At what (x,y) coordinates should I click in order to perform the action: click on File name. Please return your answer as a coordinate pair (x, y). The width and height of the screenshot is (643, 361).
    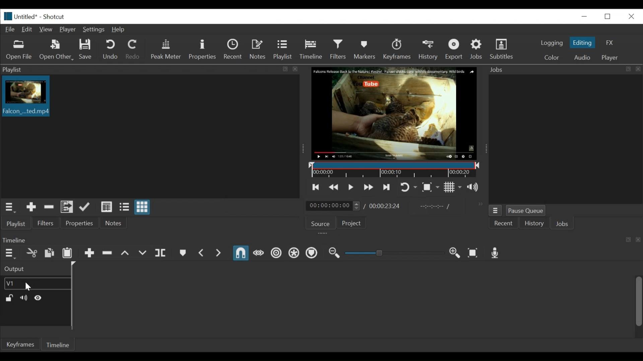
    Looking at the image, I should click on (20, 16).